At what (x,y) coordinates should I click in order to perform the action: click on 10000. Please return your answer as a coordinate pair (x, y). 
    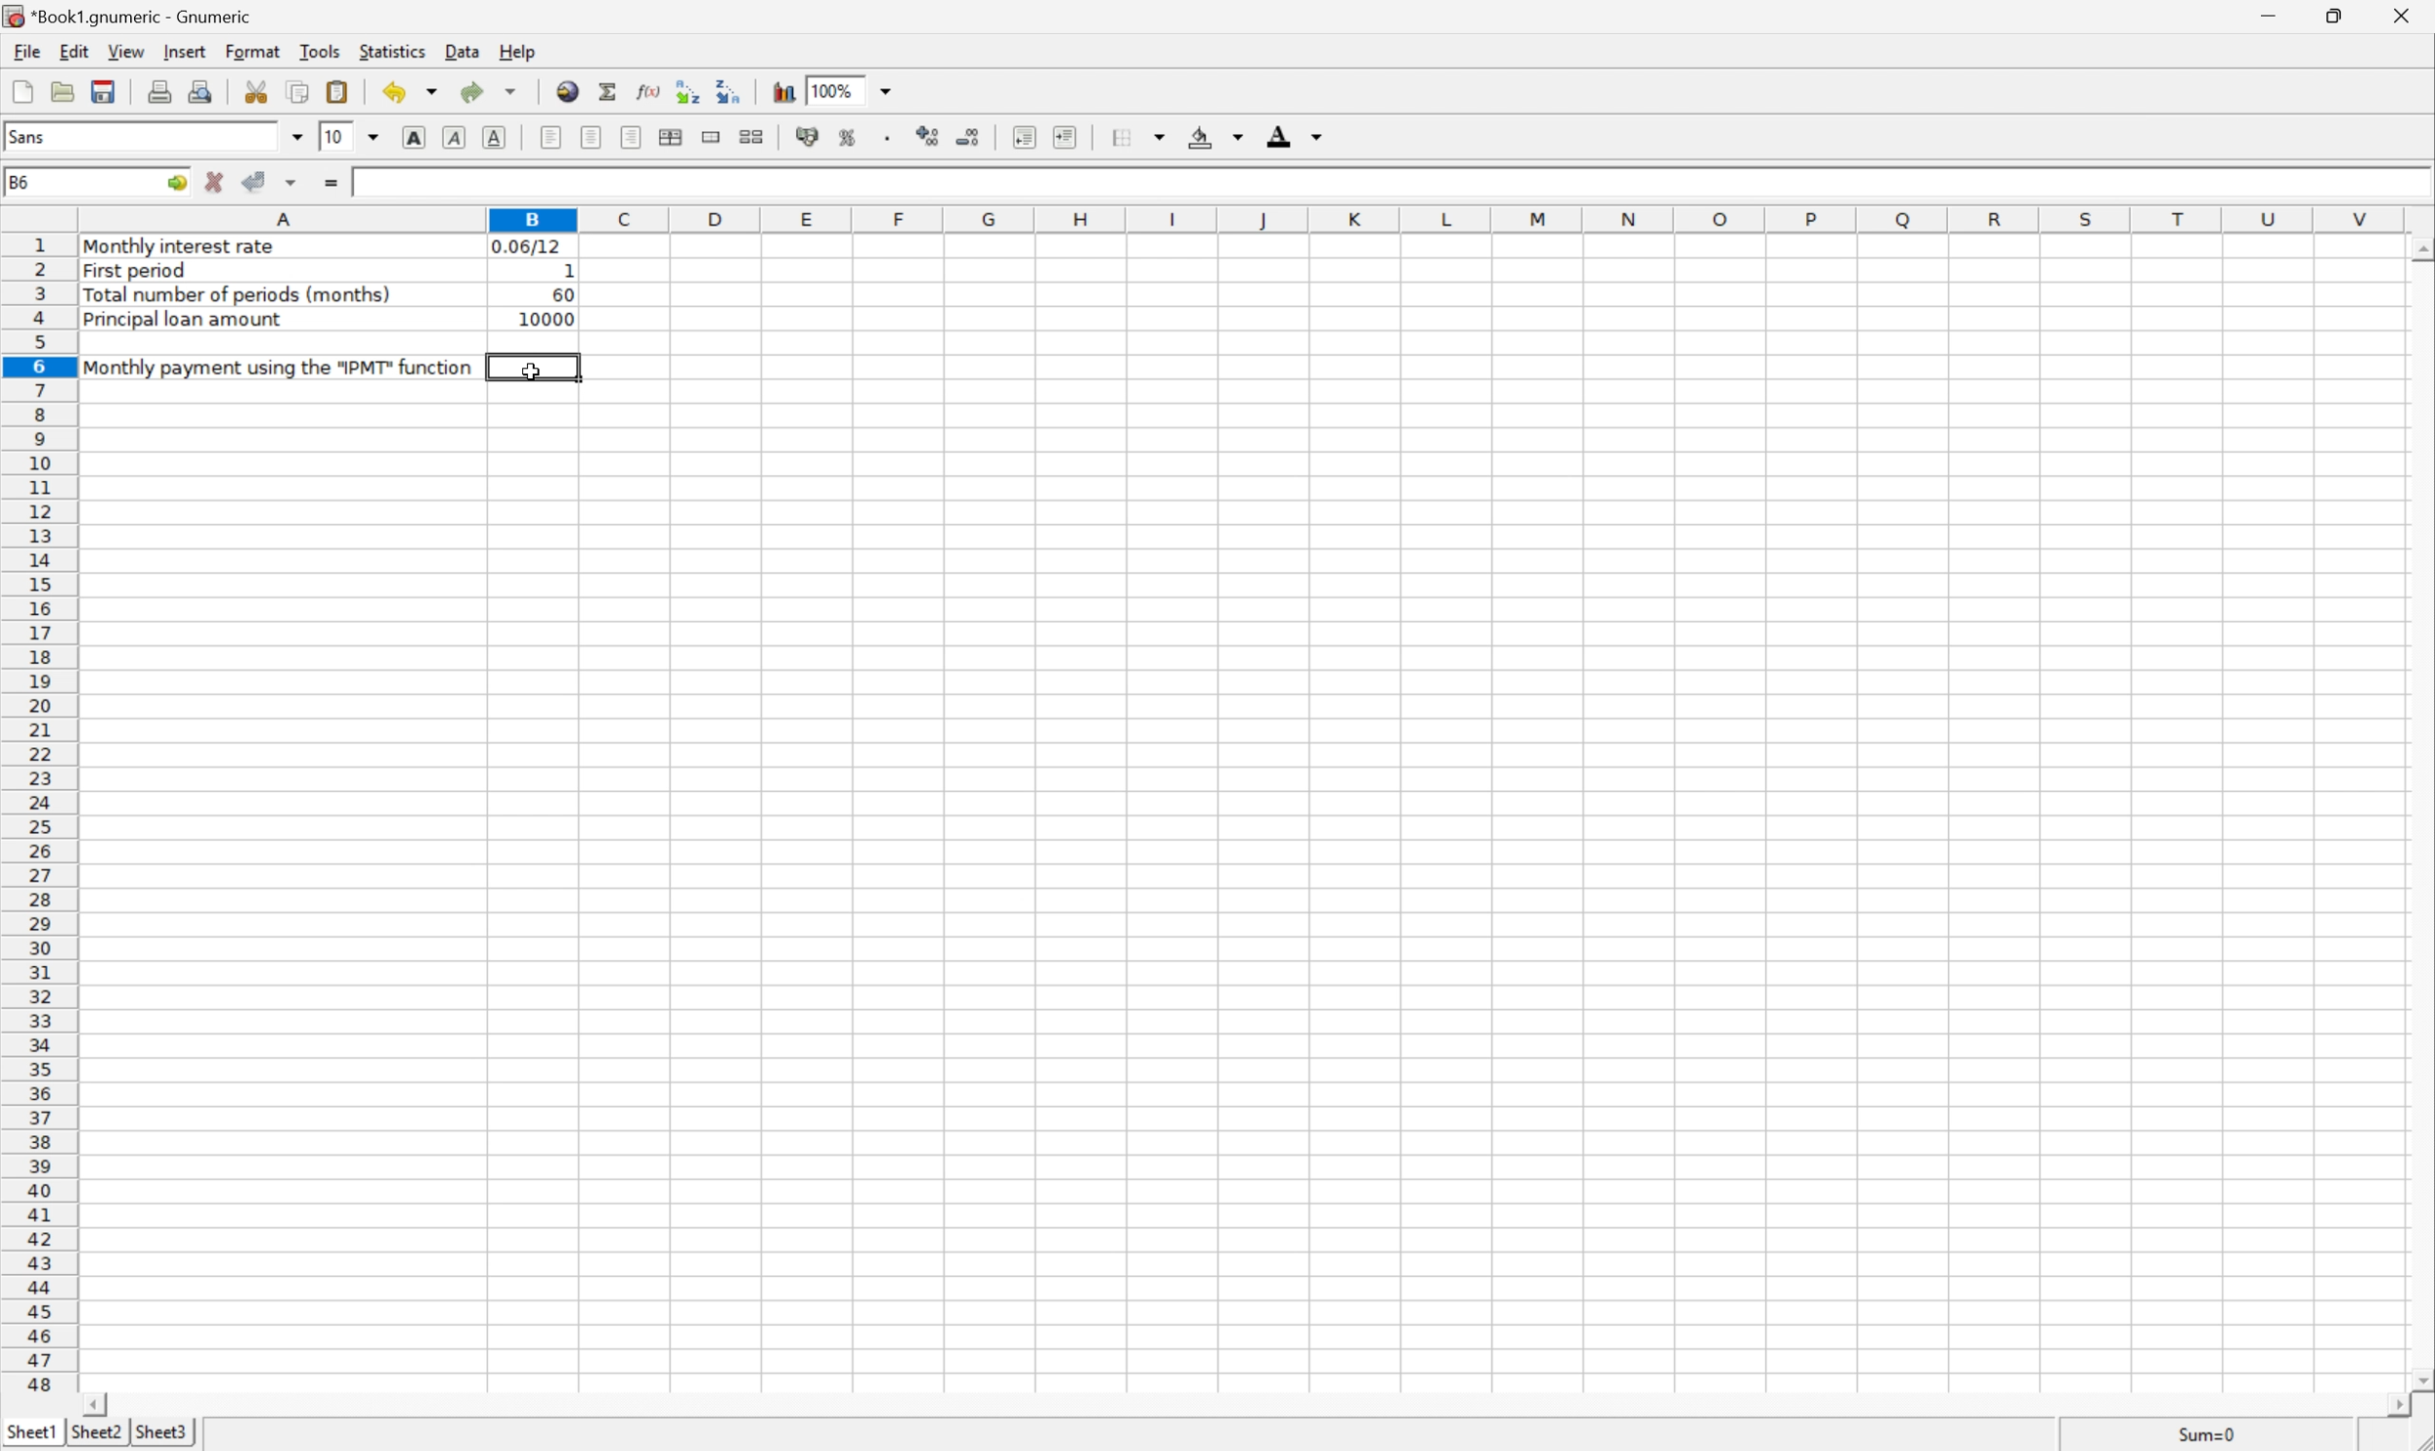
    Looking at the image, I should click on (541, 322).